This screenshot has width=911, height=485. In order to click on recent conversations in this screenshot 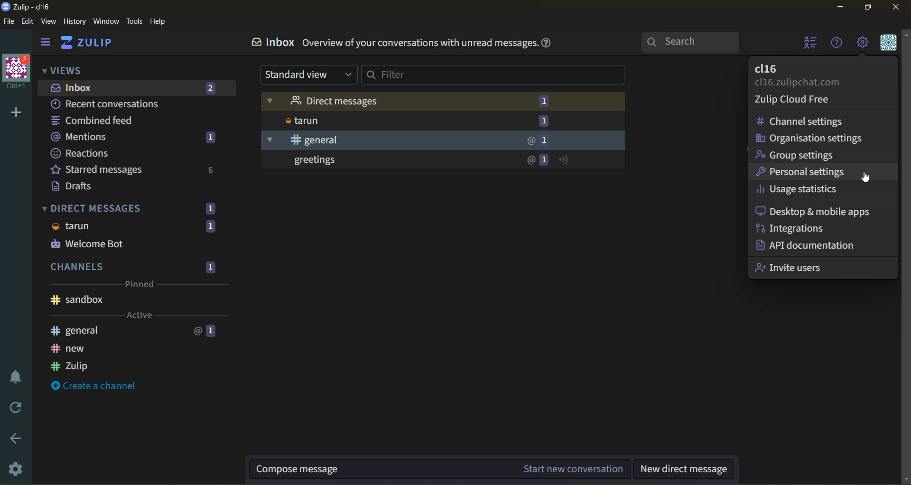, I will do `click(132, 104)`.